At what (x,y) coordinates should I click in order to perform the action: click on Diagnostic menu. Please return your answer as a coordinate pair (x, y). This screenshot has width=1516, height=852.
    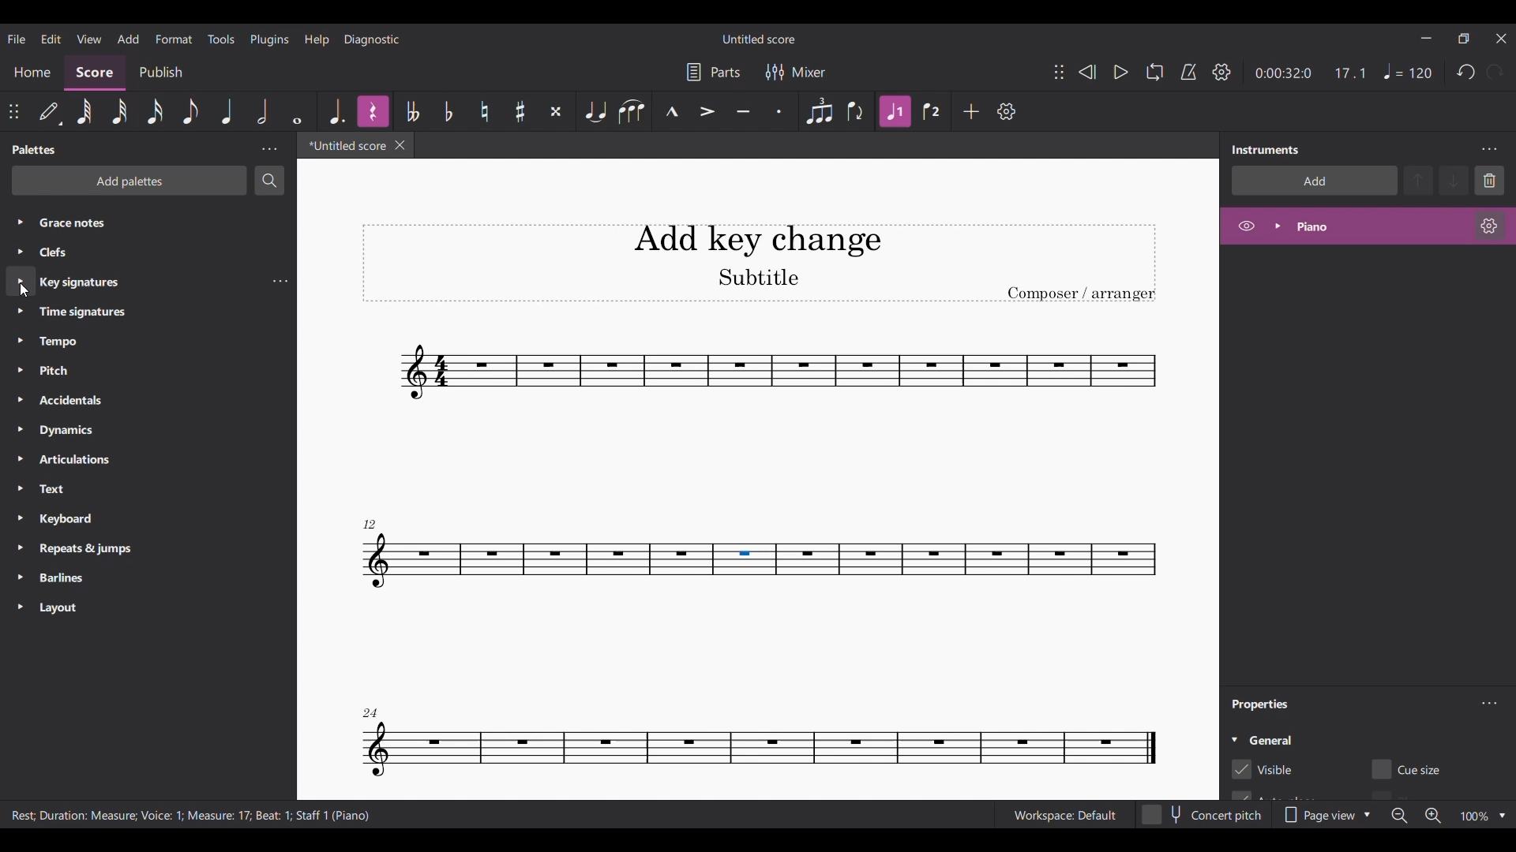
    Looking at the image, I should click on (372, 40).